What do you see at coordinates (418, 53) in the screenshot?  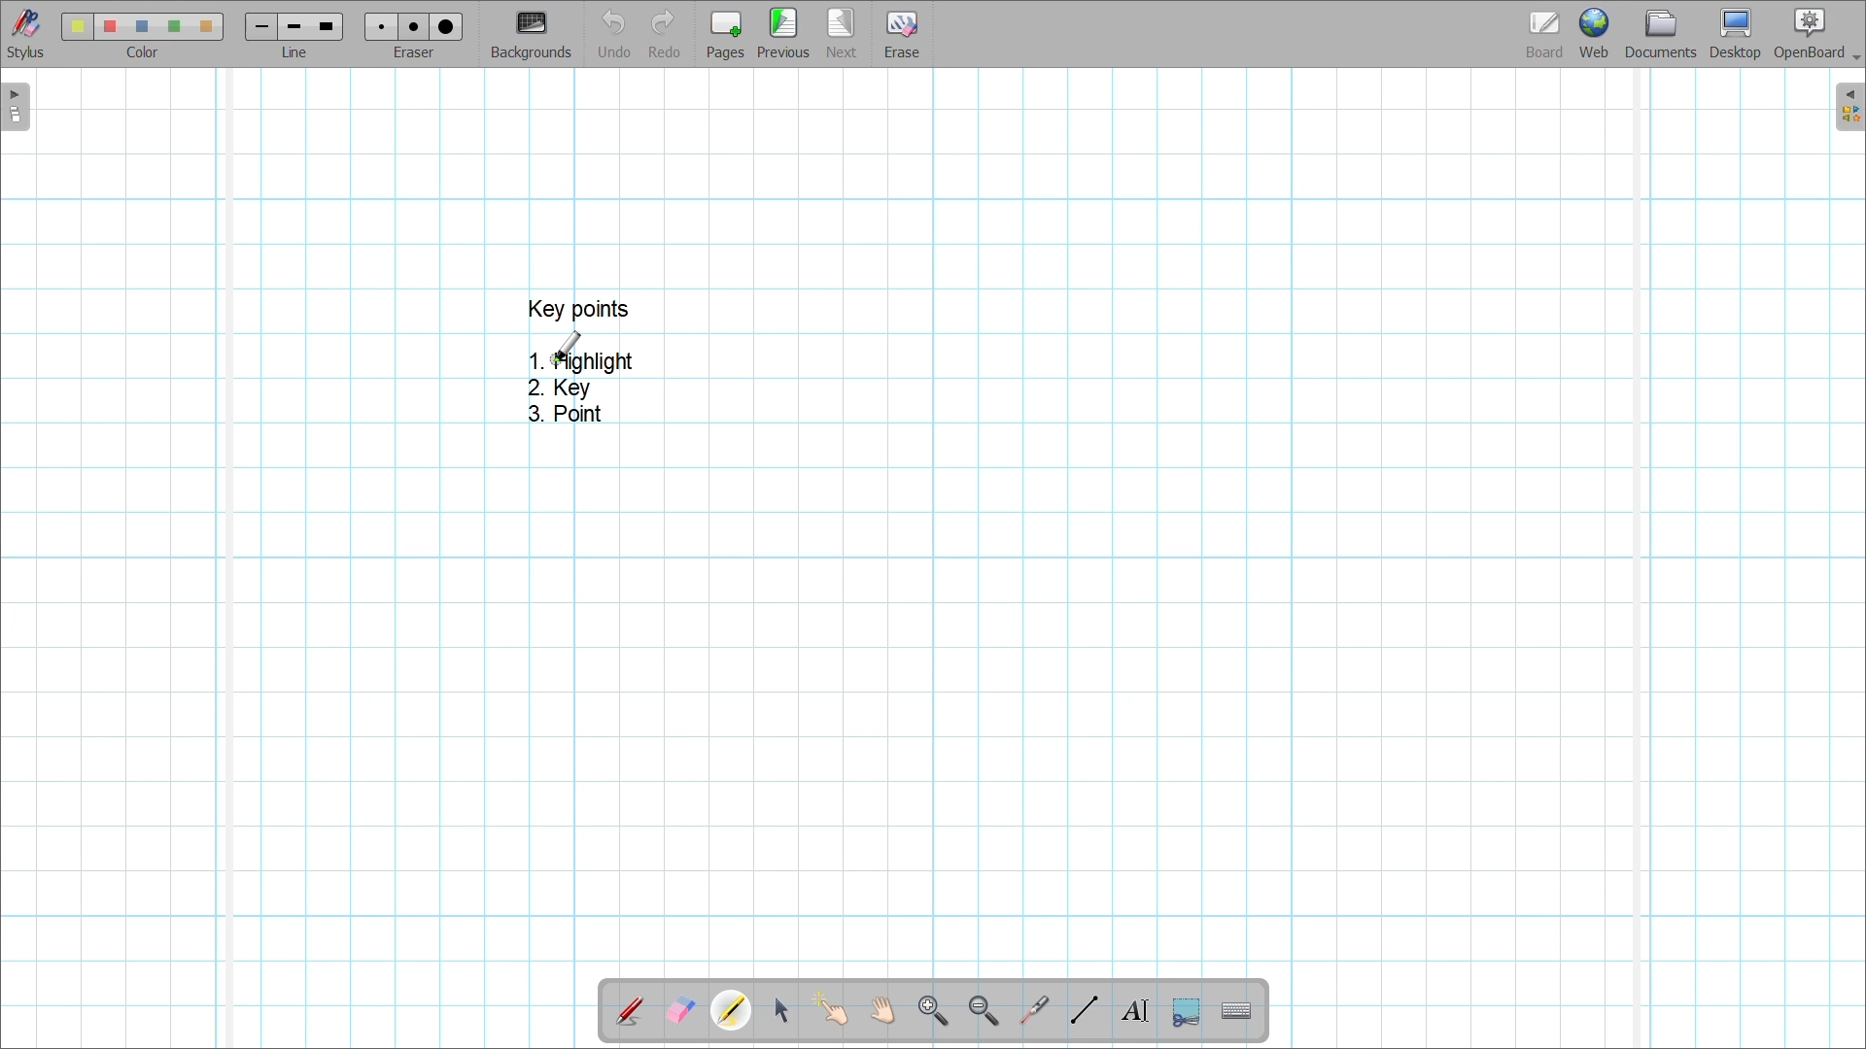 I see `eraser` at bounding box center [418, 53].